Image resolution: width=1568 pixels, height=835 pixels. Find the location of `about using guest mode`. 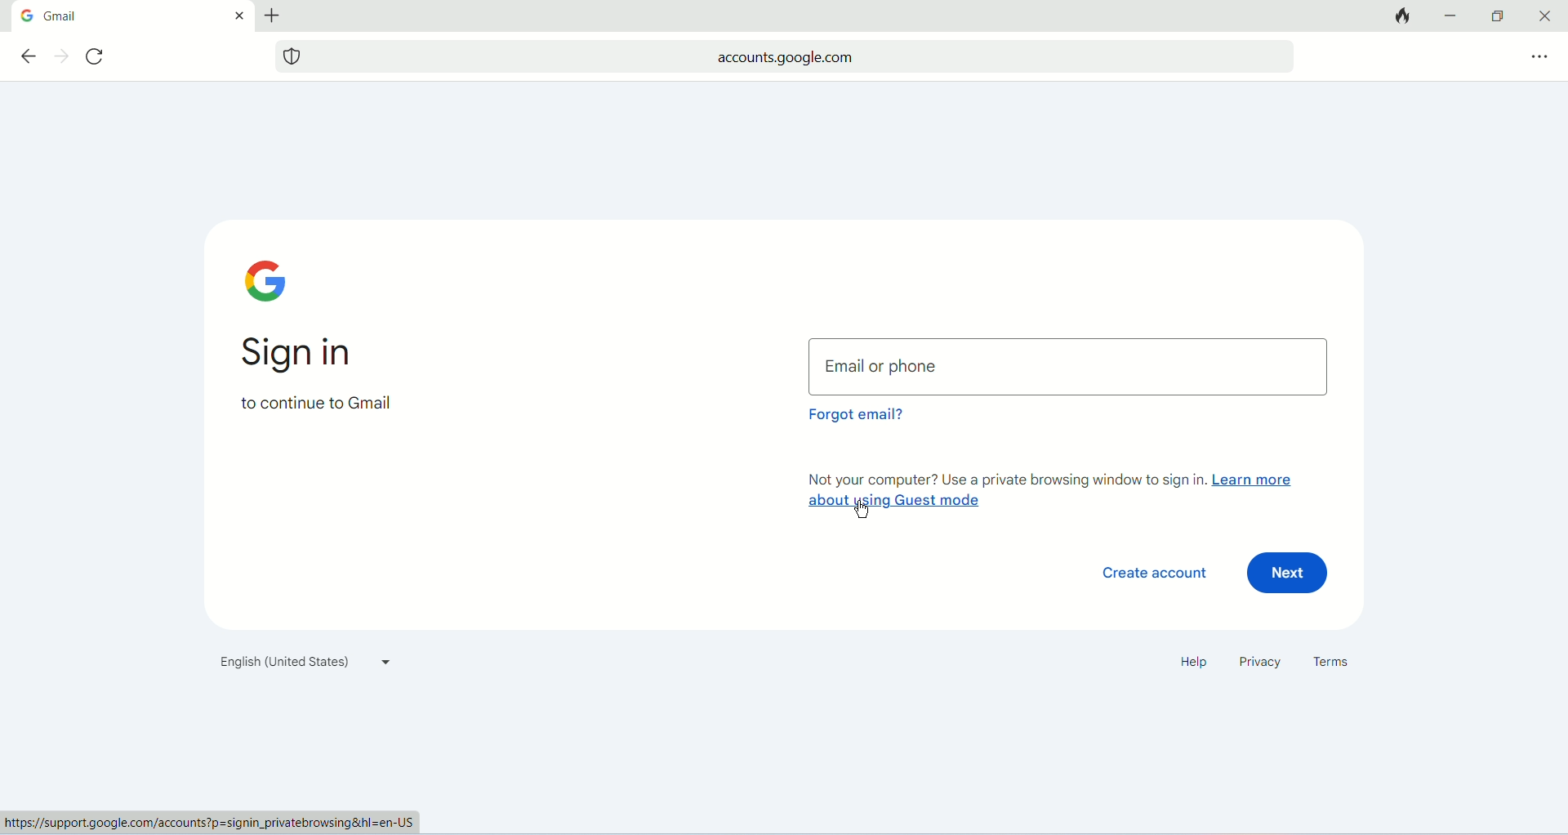

about using guest mode is located at coordinates (891, 502).